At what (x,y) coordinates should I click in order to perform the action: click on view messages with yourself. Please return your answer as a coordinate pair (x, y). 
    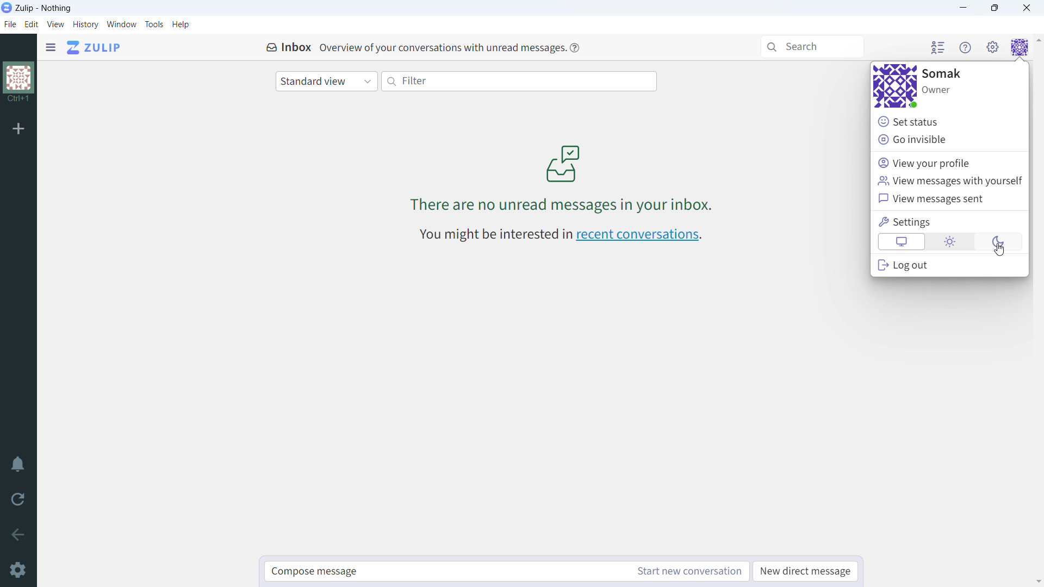
    Looking at the image, I should click on (950, 181).